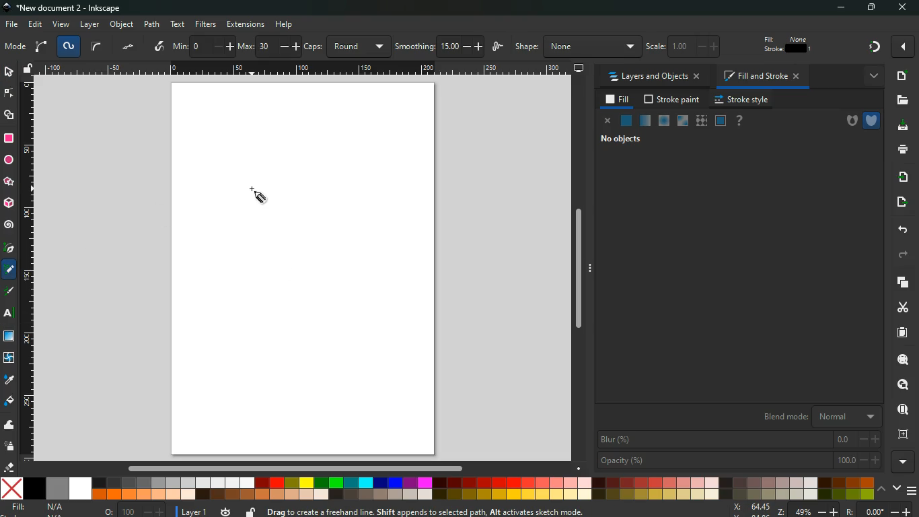 Image resolution: width=919 pixels, height=517 pixels. I want to click on ice, so click(664, 120).